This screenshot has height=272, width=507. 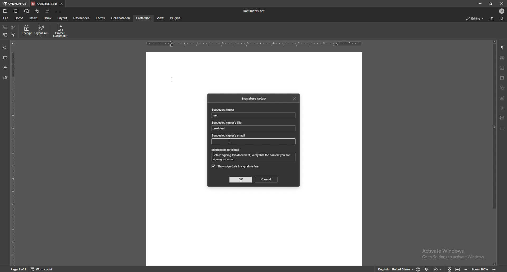 What do you see at coordinates (101, 18) in the screenshot?
I see `forms` at bounding box center [101, 18].